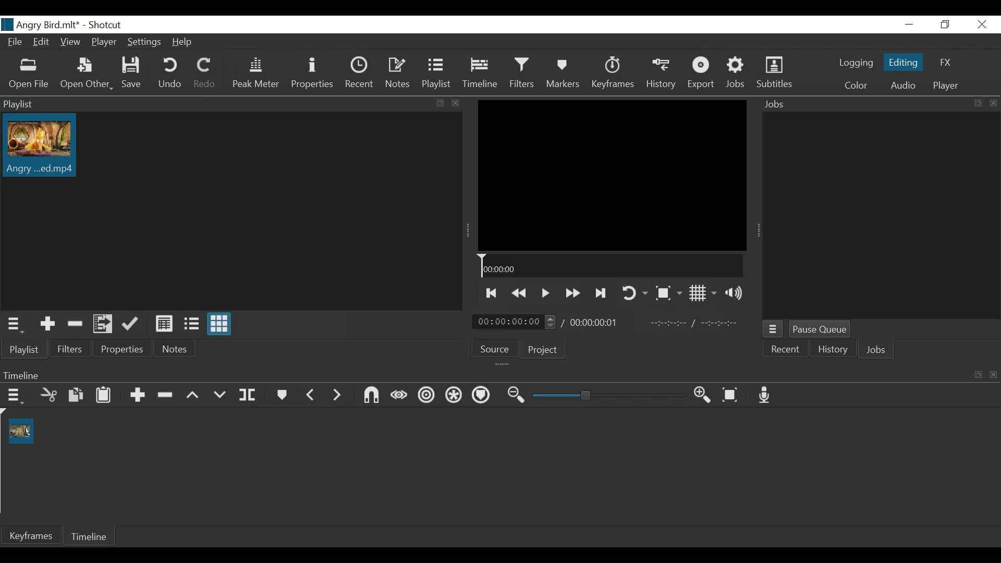 Image resolution: width=1001 pixels, height=563 pixels. Describe the element at coordinates (399, 396) in the screenshot. I see `Scrub while dragging` at that location.